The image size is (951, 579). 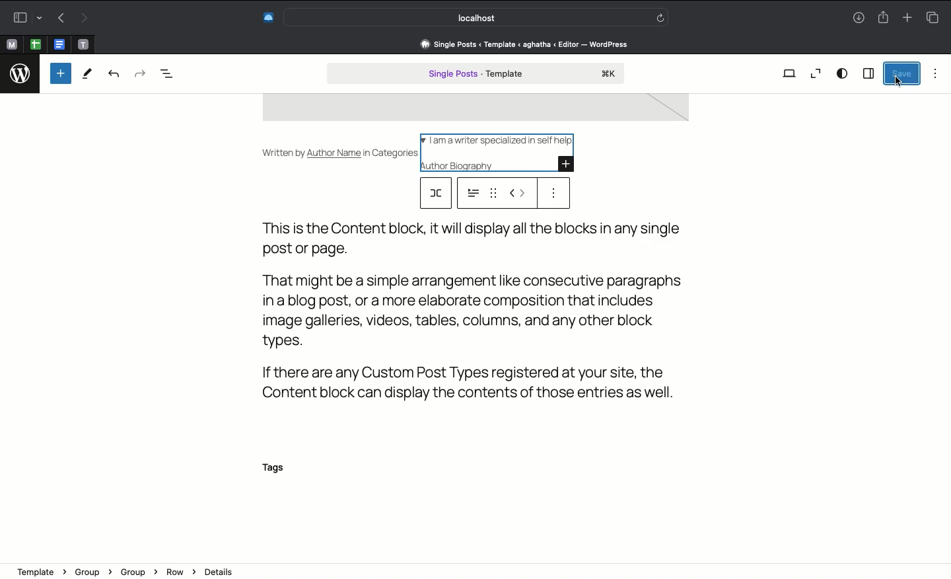 I want to click on Tools, so click(x=88, y=75).